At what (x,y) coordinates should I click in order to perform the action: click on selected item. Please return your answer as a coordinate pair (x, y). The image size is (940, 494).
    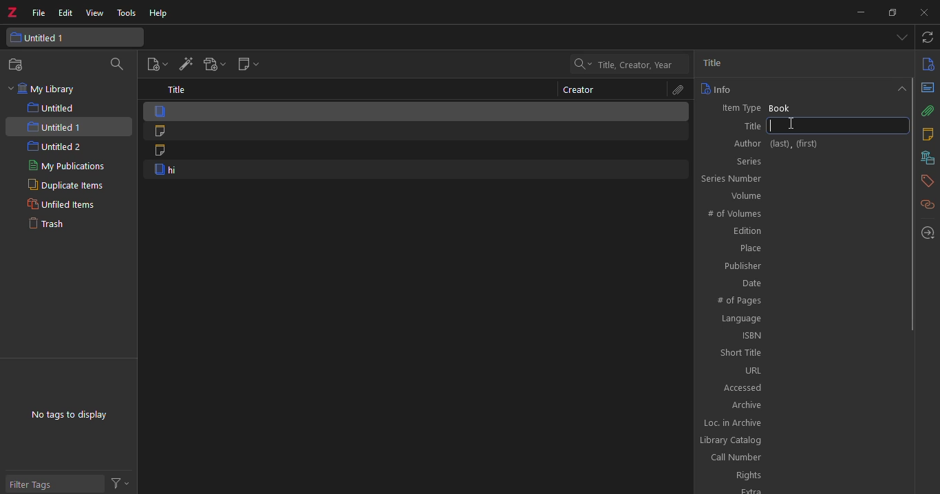
    Looking at the image, I should click on (417, 111).